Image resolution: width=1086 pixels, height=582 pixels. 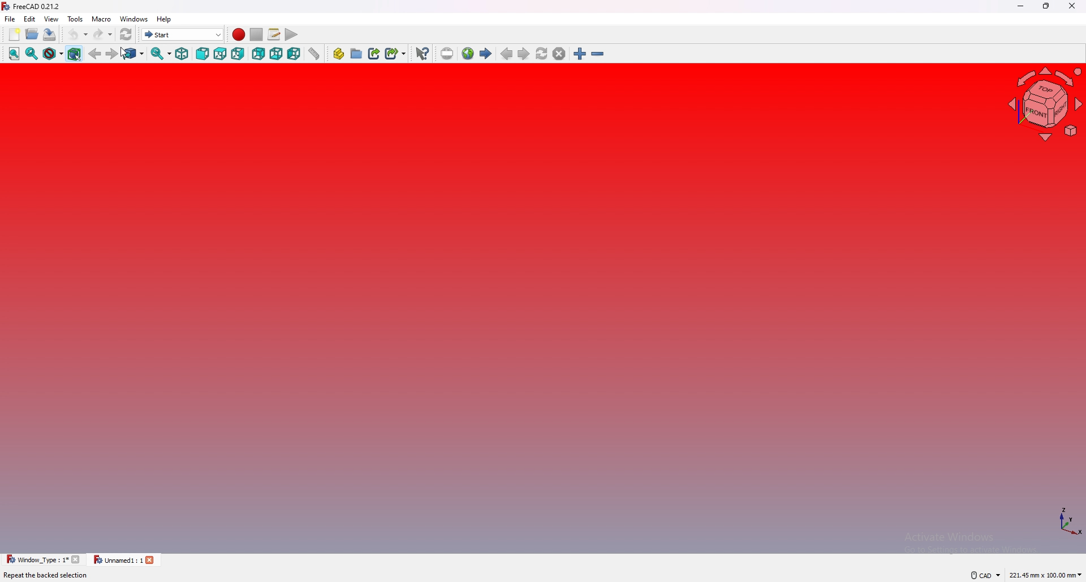 I want to click on create link, so click(x=374, y=53).